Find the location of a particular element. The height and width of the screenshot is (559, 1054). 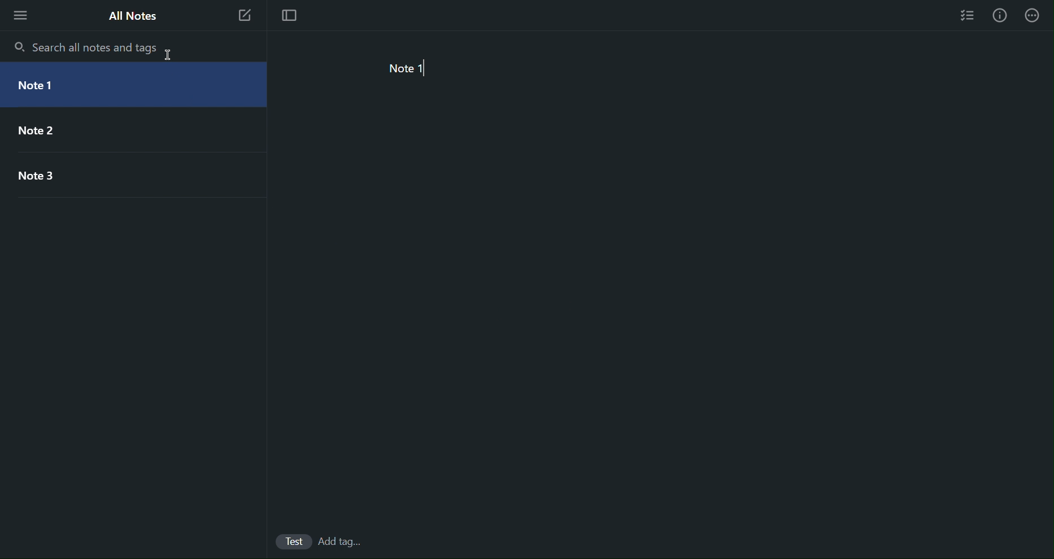

New Note is located at coordinates (245, 16).